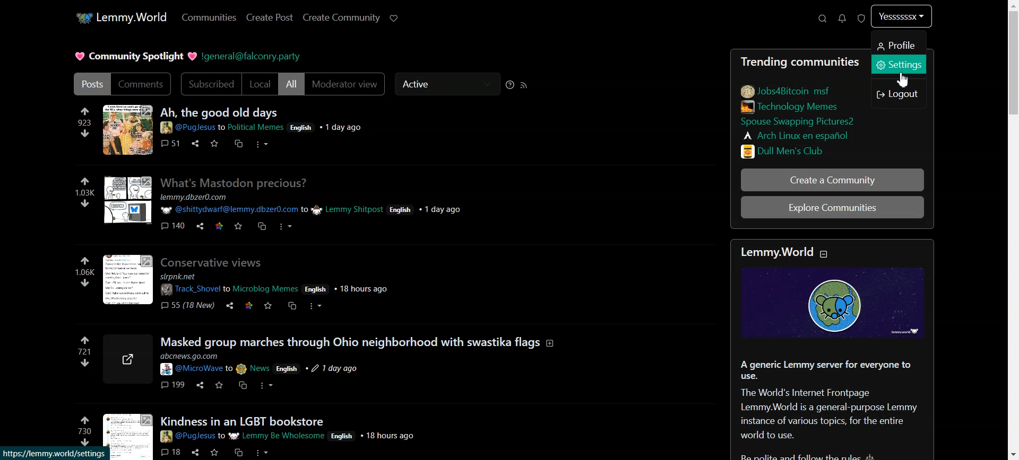 The width and height of the screenshot is (1019, 460). What do you see at coordinates (86, 419) in the screenshot?
I see `upvote` at bounding box center [86, 419].